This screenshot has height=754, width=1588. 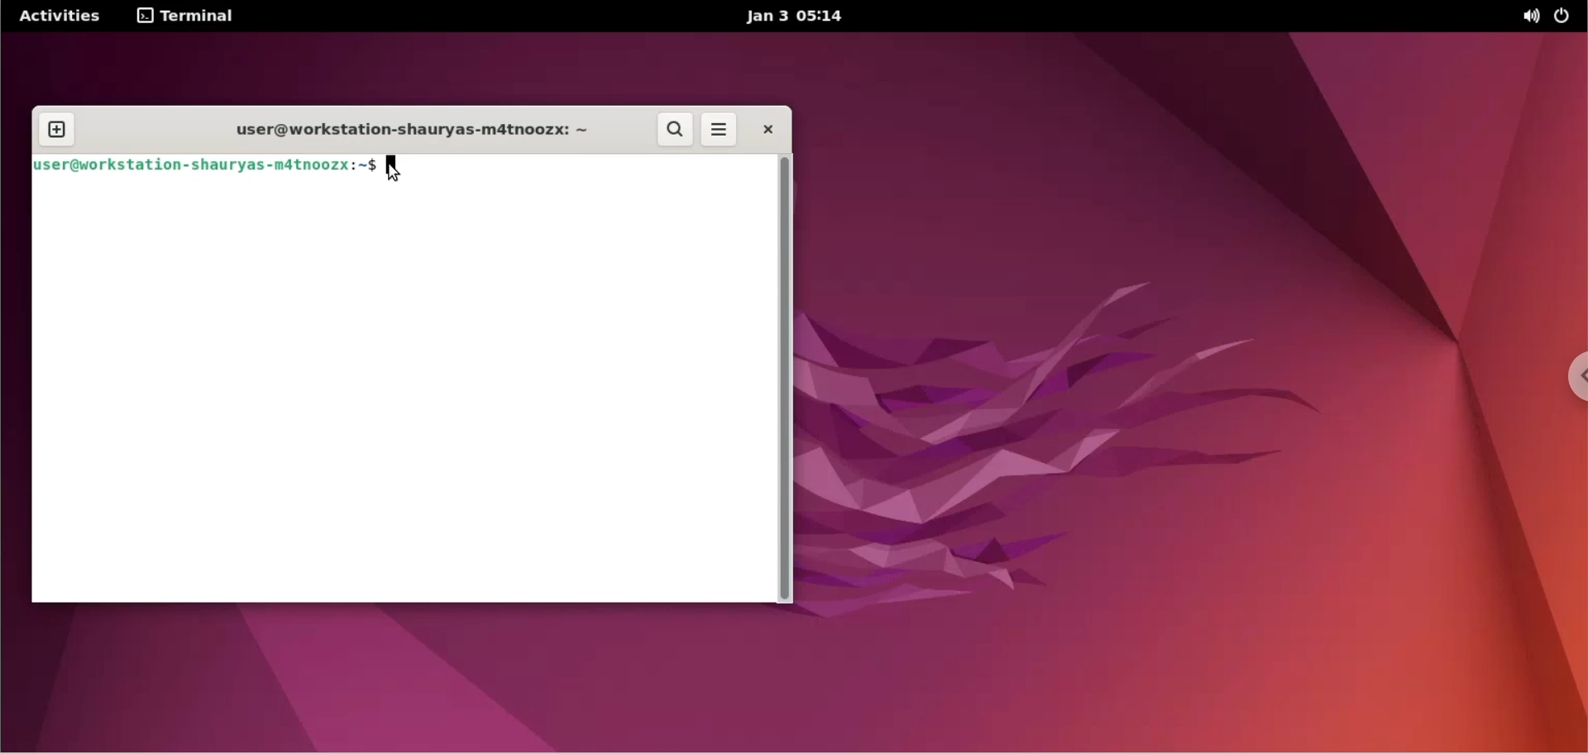 What do you see at coordinates (676, 131) in the screenshot?
I see `search ` at bounding box center [676, 131].